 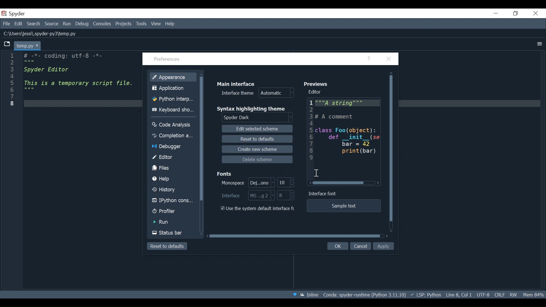 I want to click on History, so click(x=173, y=190).